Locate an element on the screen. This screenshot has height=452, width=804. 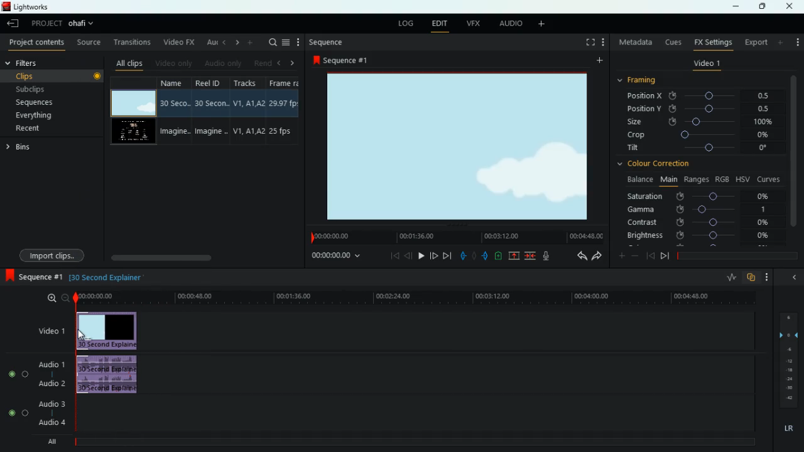
video is located at coordinates (107, 331).